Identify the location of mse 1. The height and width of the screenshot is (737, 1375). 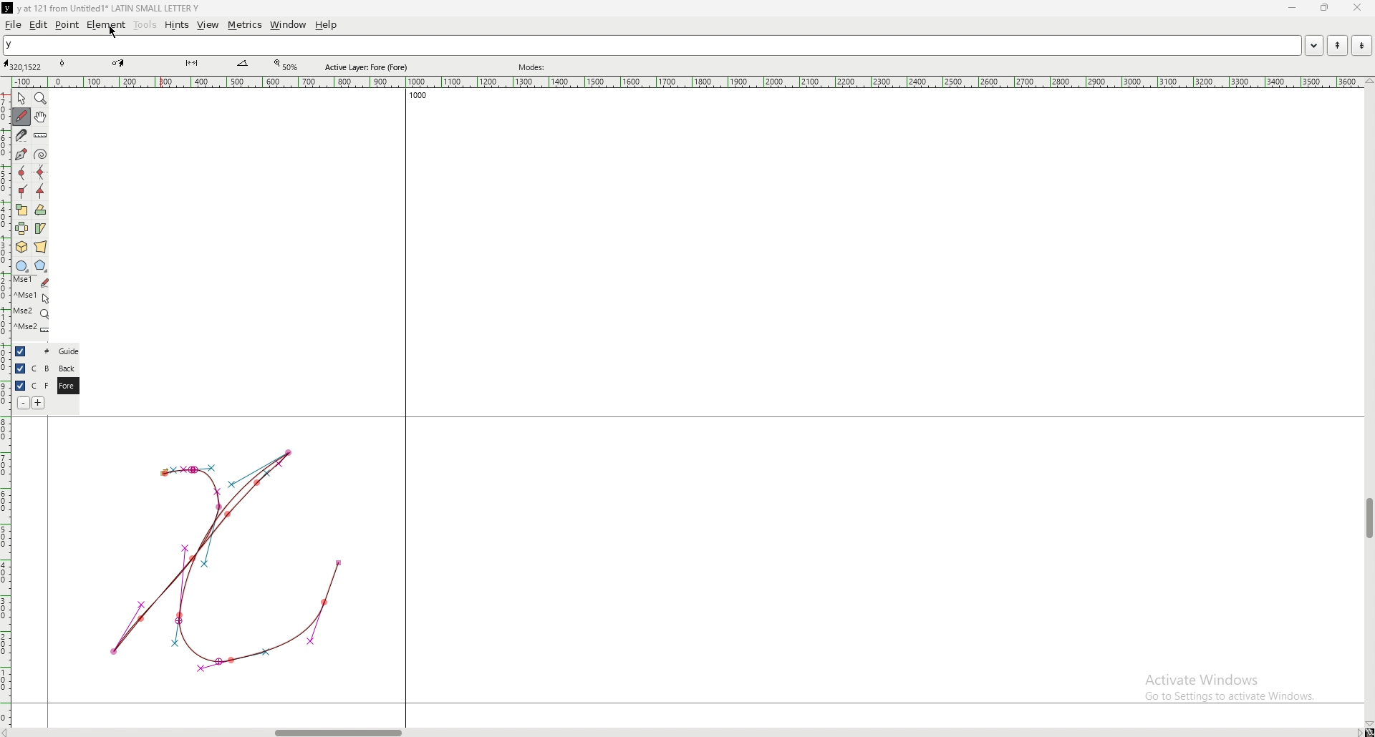
(31, 281).